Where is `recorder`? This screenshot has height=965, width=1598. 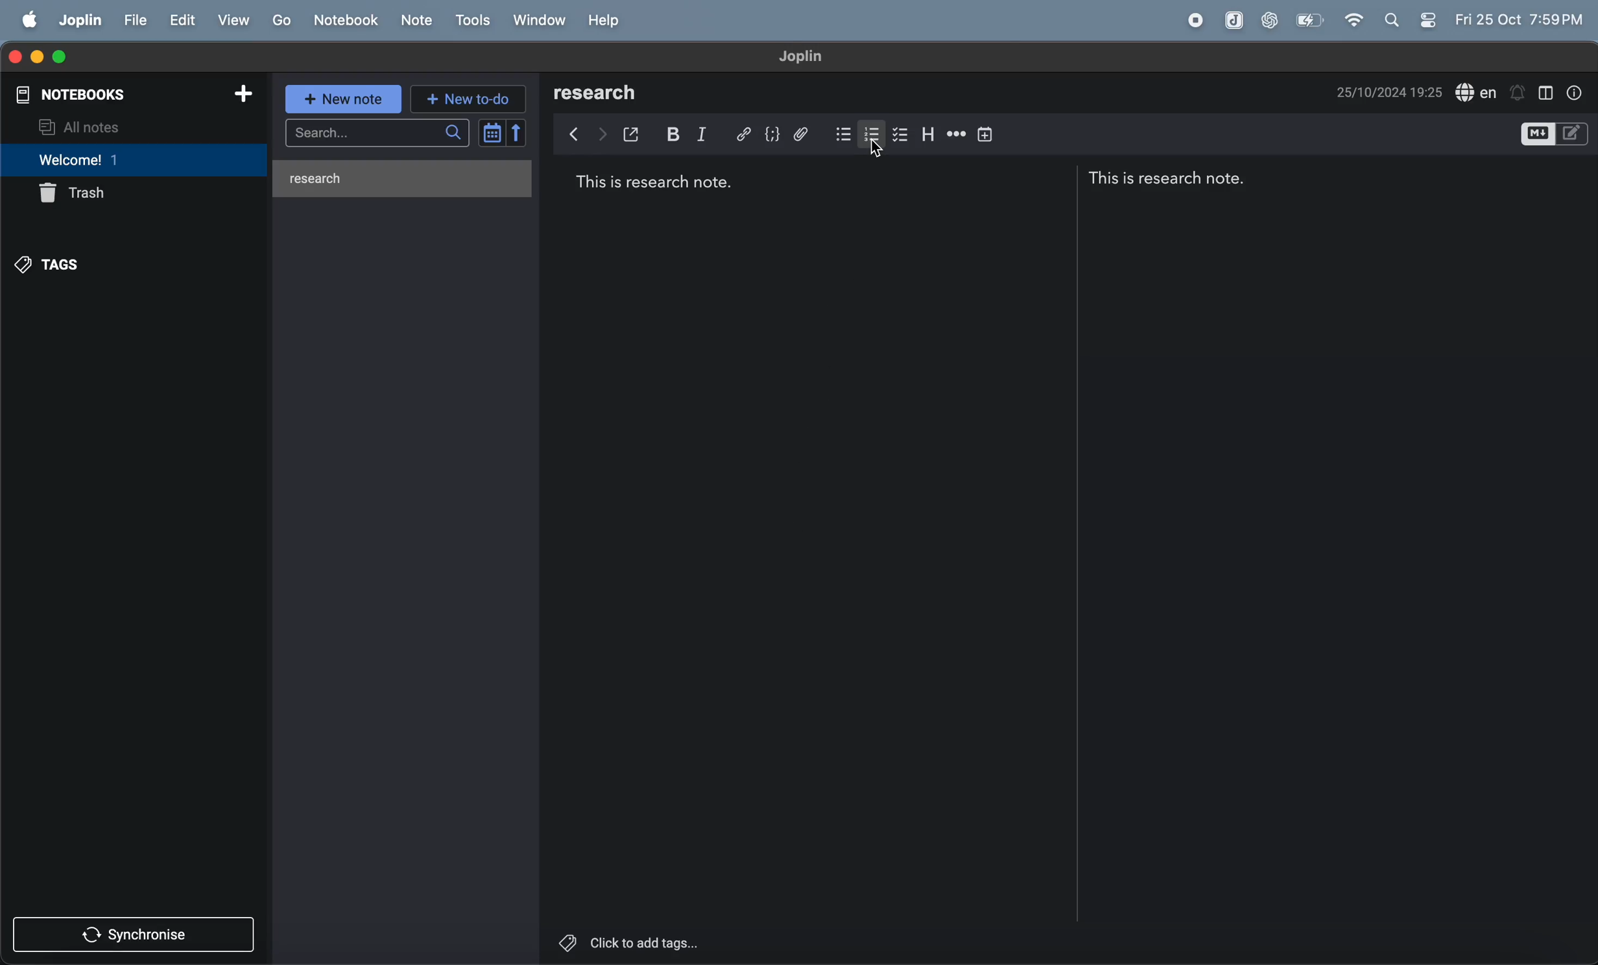 recorder is located at coordinates (1189, 19).